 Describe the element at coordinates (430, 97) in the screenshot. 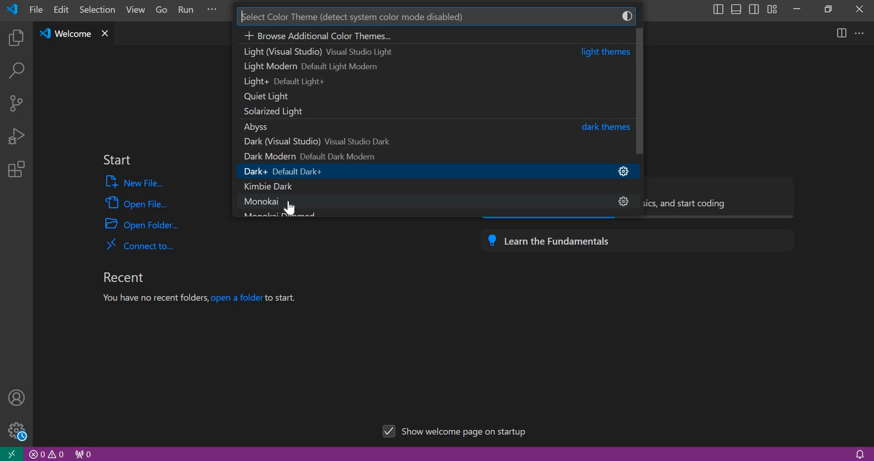

I see `quiet Light` at that location.